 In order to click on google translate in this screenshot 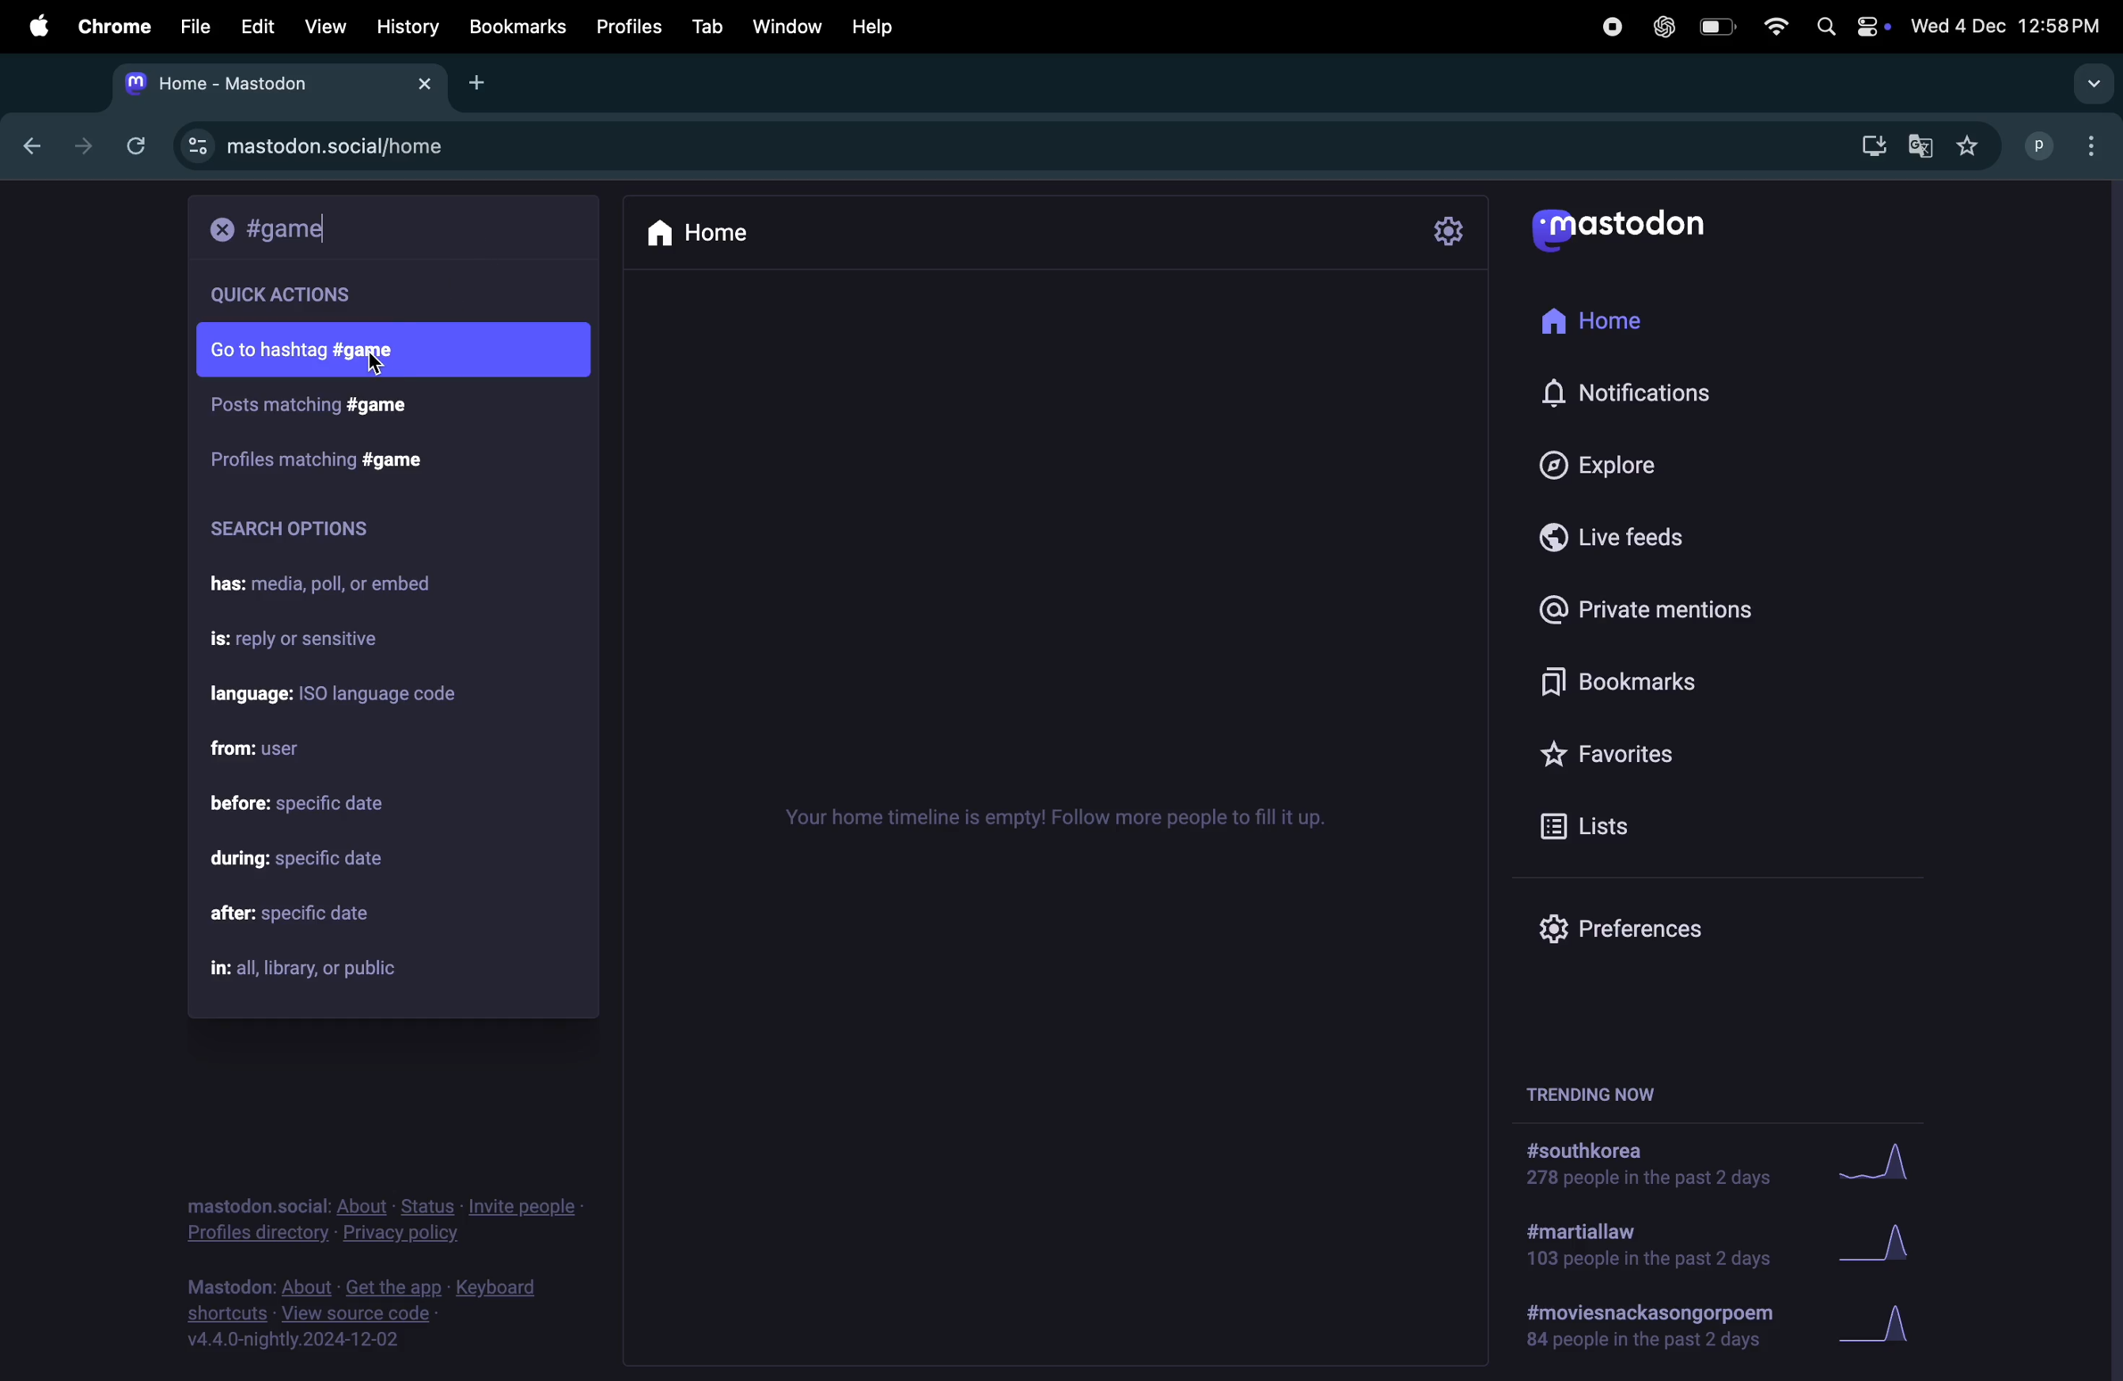, I will do `click(1923, 142)`.